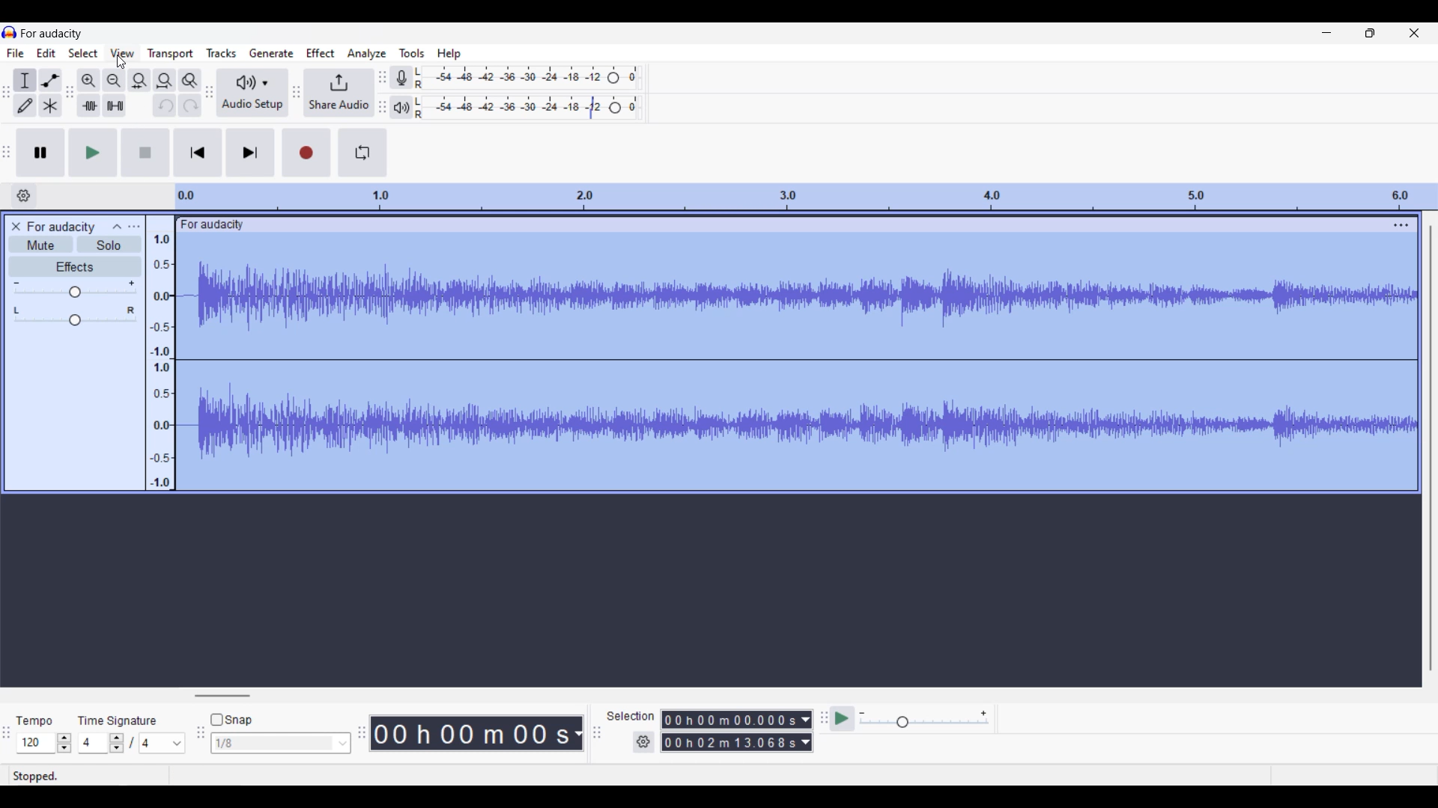  Describe the element at coordinates (161, 361) in the screenshot. I see `Scale to track sound intensity` at that location.